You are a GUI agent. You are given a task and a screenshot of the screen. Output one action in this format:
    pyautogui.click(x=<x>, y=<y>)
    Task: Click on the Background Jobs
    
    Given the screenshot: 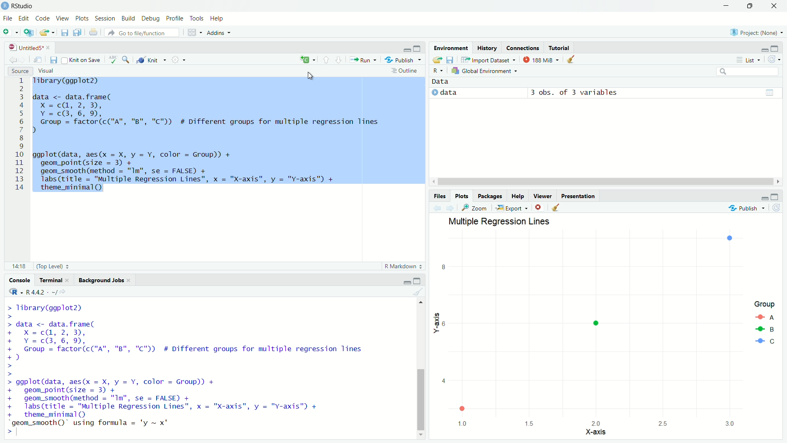 What is the action you would take?
    pyautogui.click(x=100, y=280)
    